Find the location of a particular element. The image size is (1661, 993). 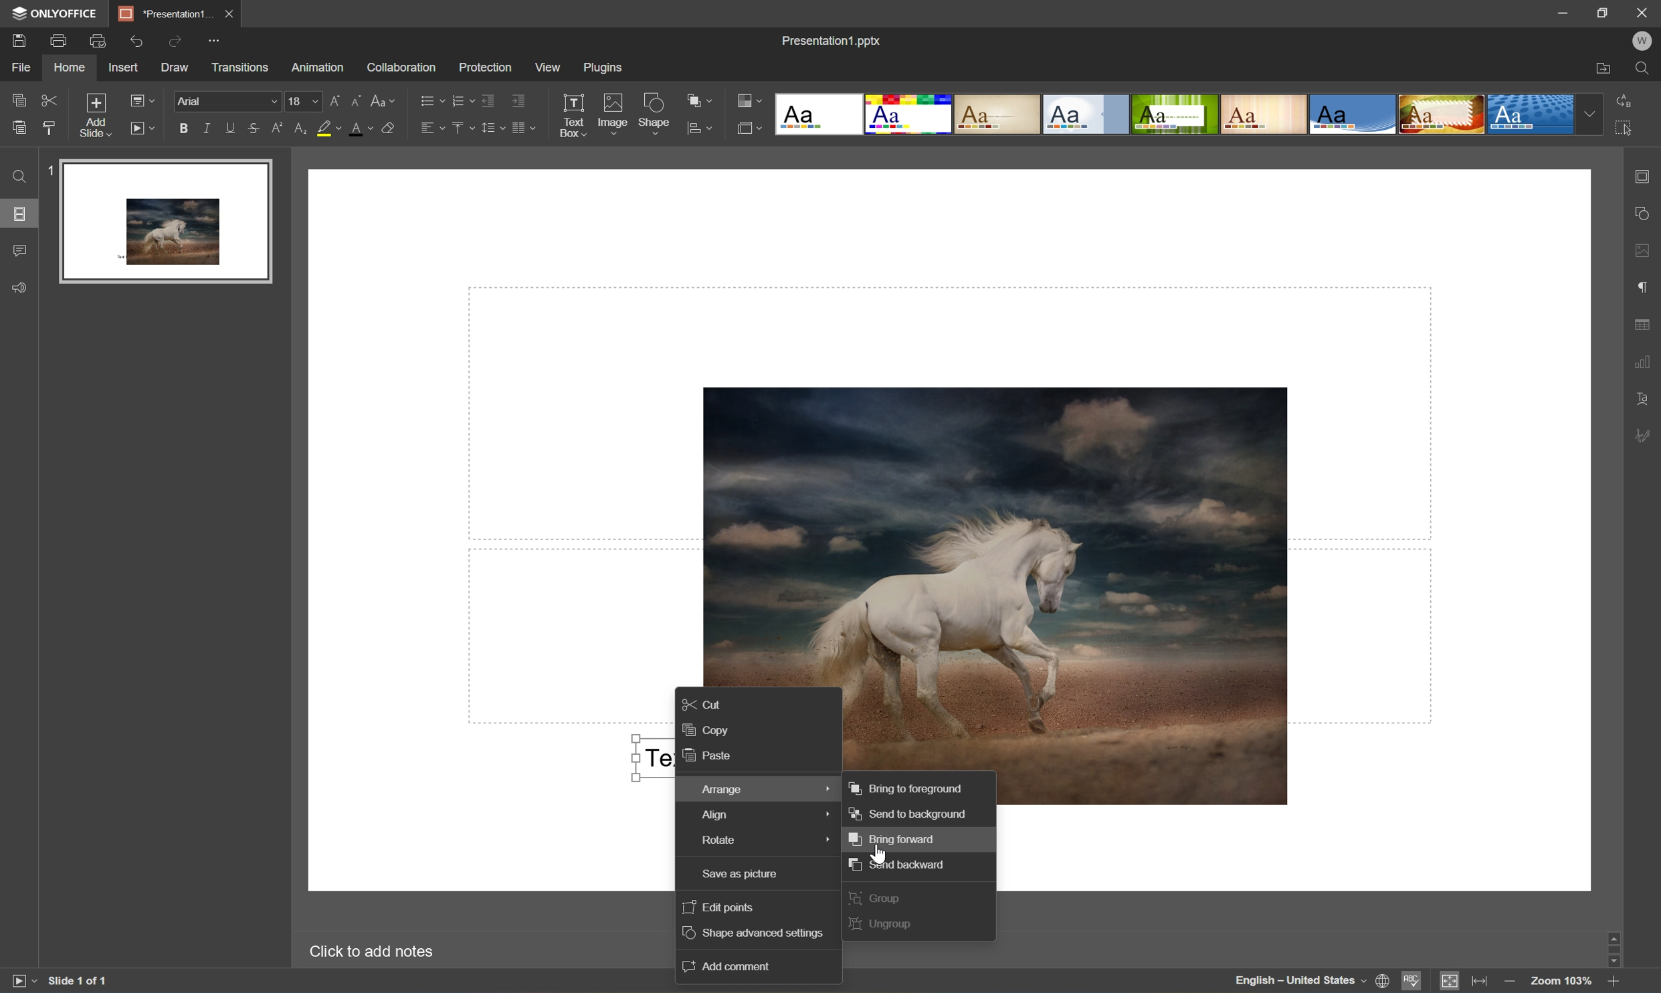

Blank is located at coordinates (821, 115).